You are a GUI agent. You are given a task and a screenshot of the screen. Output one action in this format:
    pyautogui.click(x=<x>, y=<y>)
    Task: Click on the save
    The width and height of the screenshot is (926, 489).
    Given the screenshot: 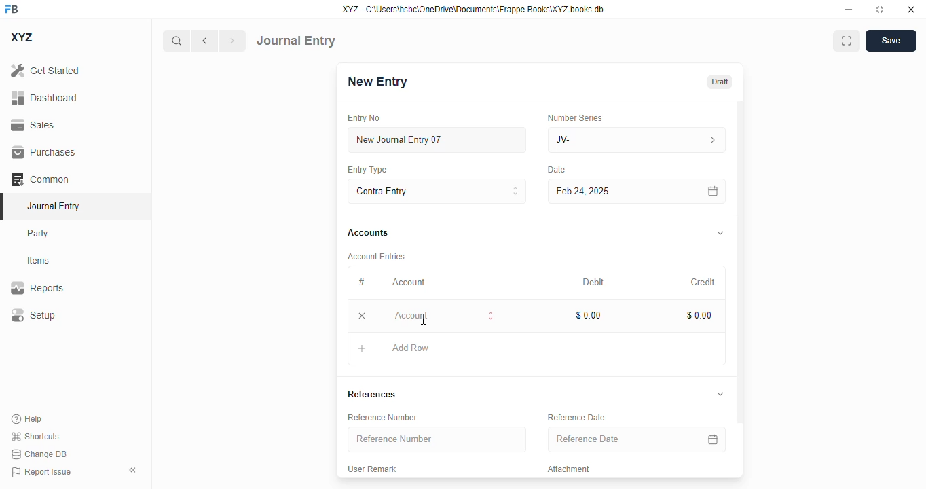 What is the action you would take?
    pyautogui.click(x=891, y=41)
    